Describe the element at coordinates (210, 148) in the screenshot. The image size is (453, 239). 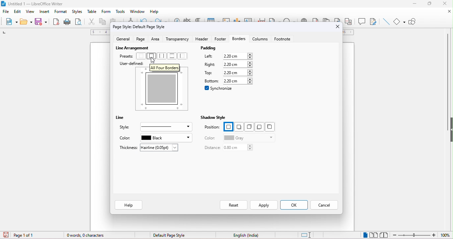
I see `distance` at that location.